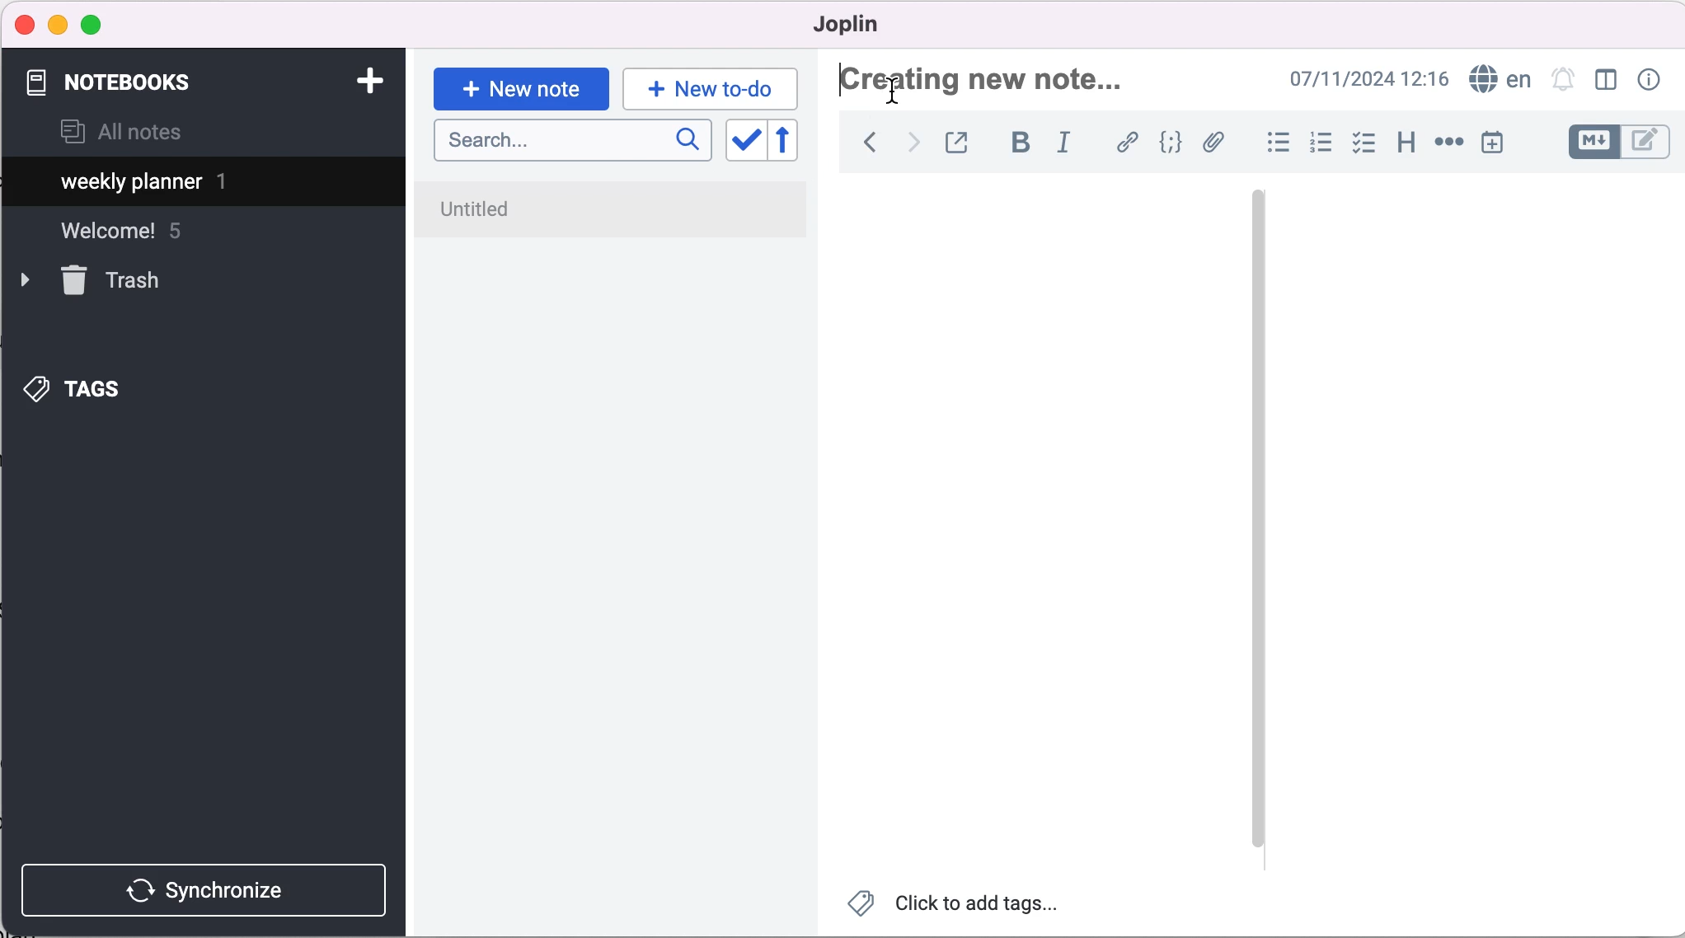 This screenshot has height=938, width=1685. What do you see at coordinates (1070, 142) in the screenshot?
I see `italic` at bounding box center [1070, 142].